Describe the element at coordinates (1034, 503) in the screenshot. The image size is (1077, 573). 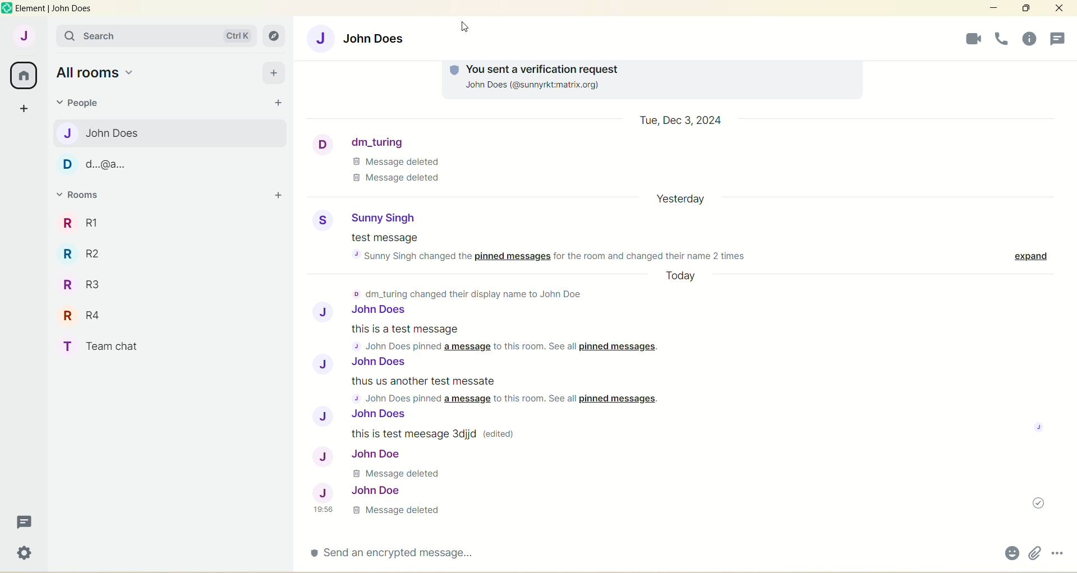
I see `message sent` at that location.